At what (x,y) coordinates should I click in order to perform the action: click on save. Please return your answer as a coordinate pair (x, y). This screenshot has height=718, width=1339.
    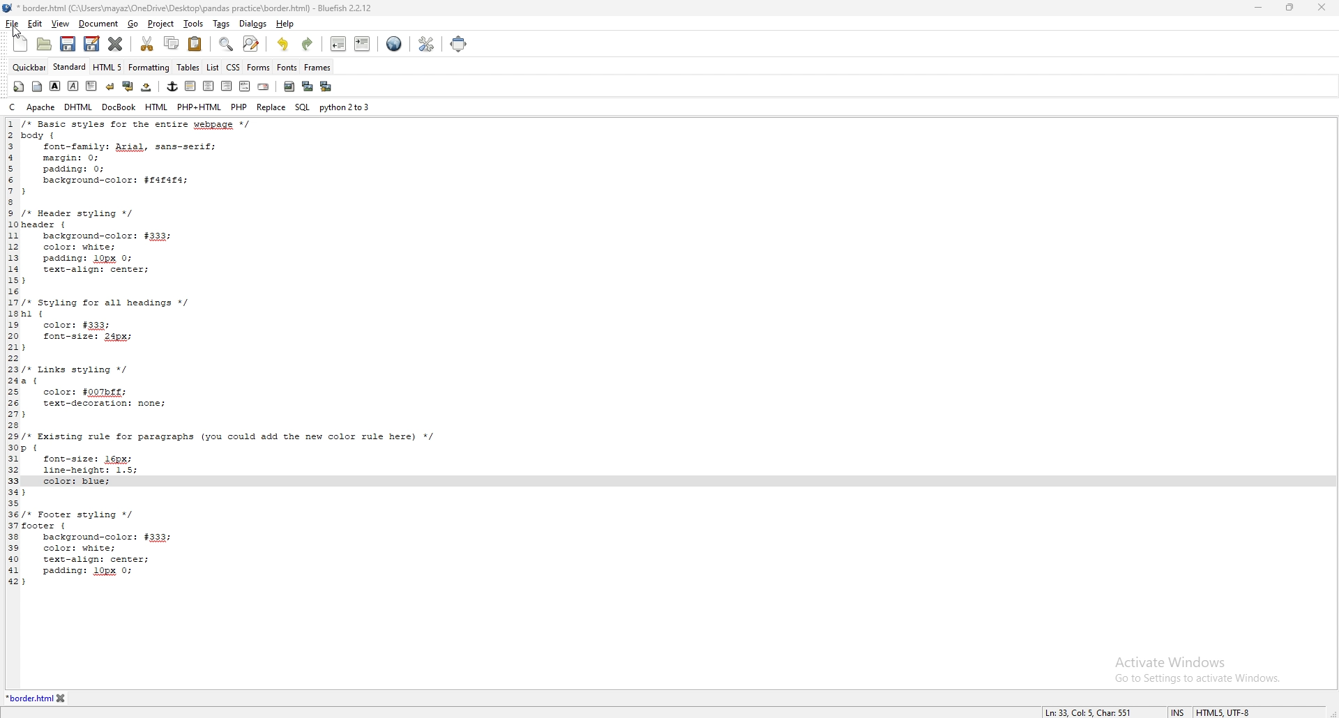
    Looking at the image, I should click on (68, 44).